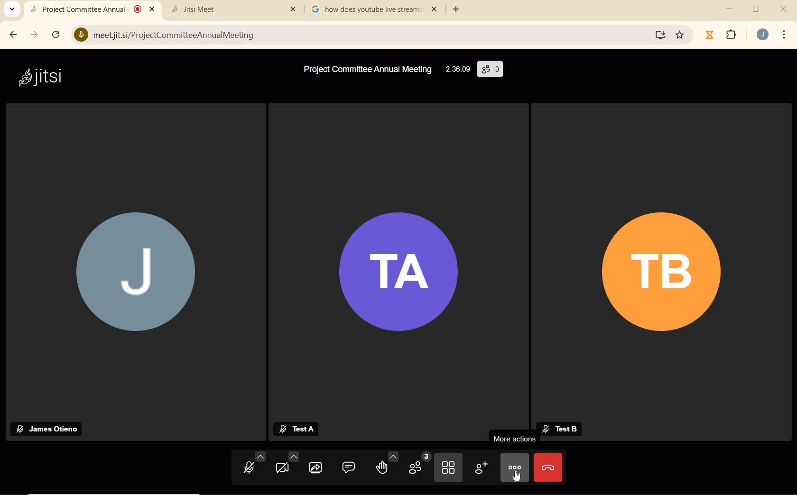 This screenshot has width=797, height=495. What do you see at coordinates (680, 33) in the screenshot?
I see `Favorite` at bounding box center [680, 33].